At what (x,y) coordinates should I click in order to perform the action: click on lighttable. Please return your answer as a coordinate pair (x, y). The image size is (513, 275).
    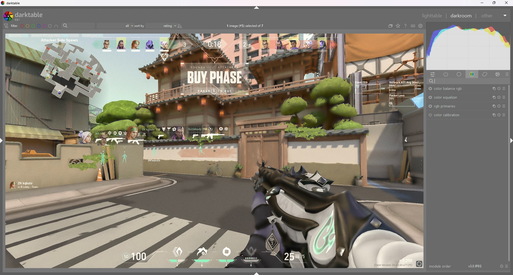
    Looking at the image, I should click on (432, 16).